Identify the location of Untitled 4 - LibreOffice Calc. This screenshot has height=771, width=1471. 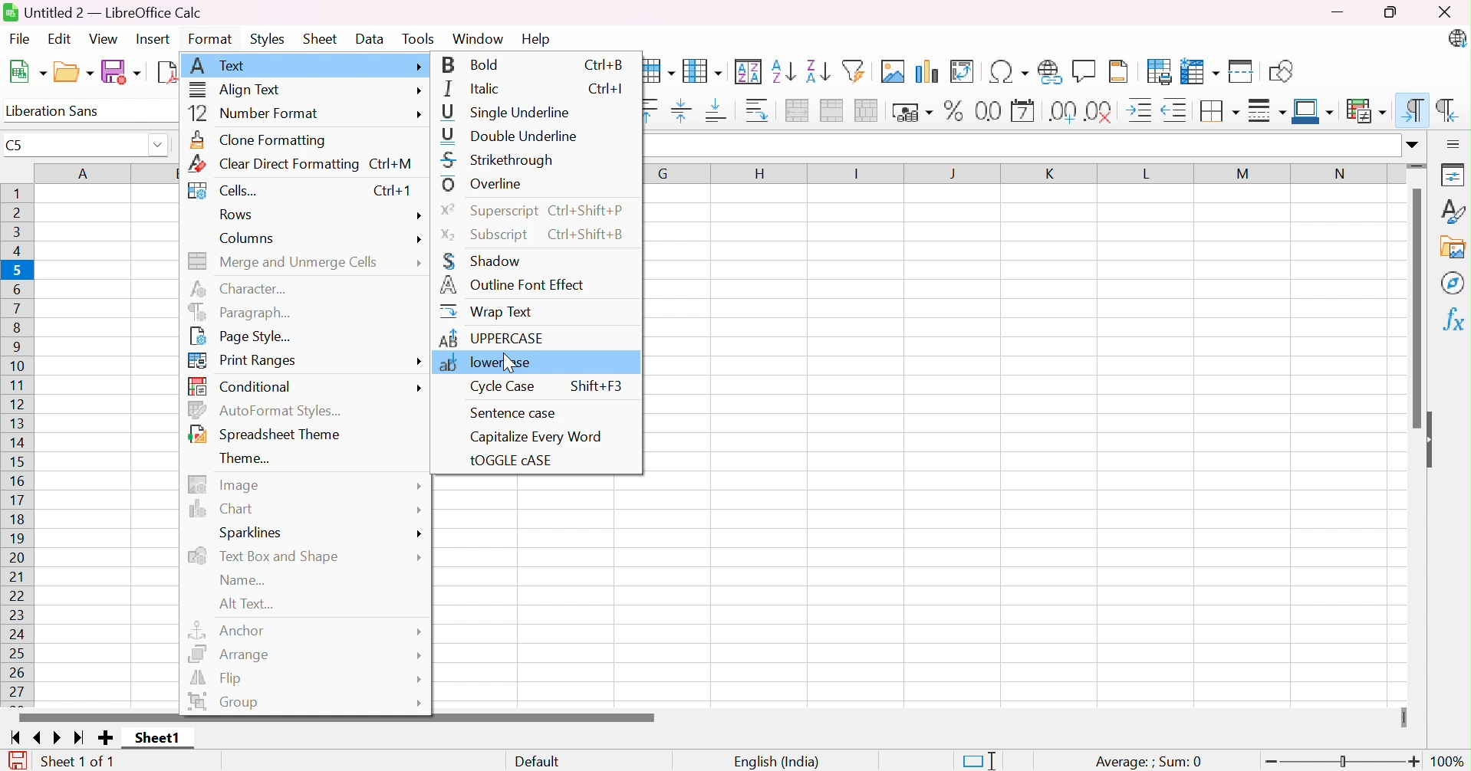
(103, 11).